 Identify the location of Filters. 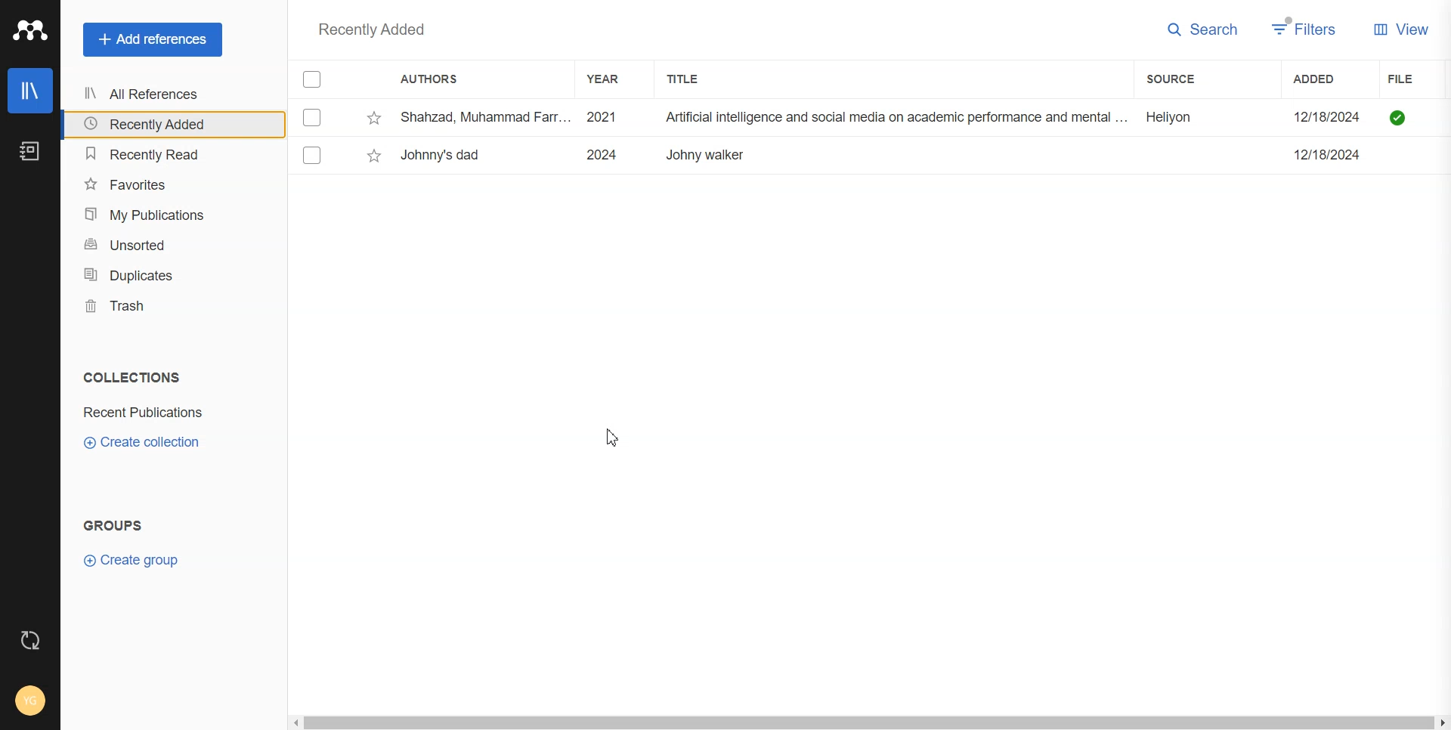
(1305, 29).